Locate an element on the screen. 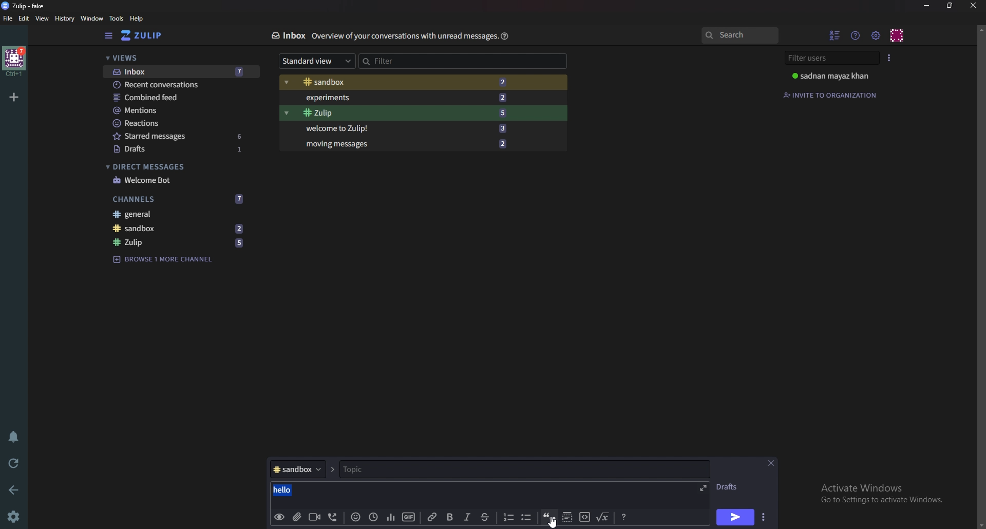 Image resolution: width=986 pixels, height=529 pixels. link is located at coordinates (432, 518).